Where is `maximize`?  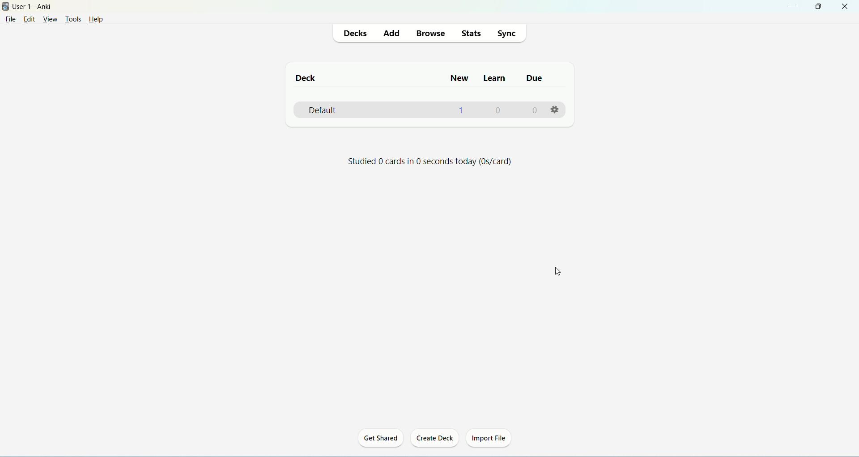 maximize is located at coordinates (818, 7).